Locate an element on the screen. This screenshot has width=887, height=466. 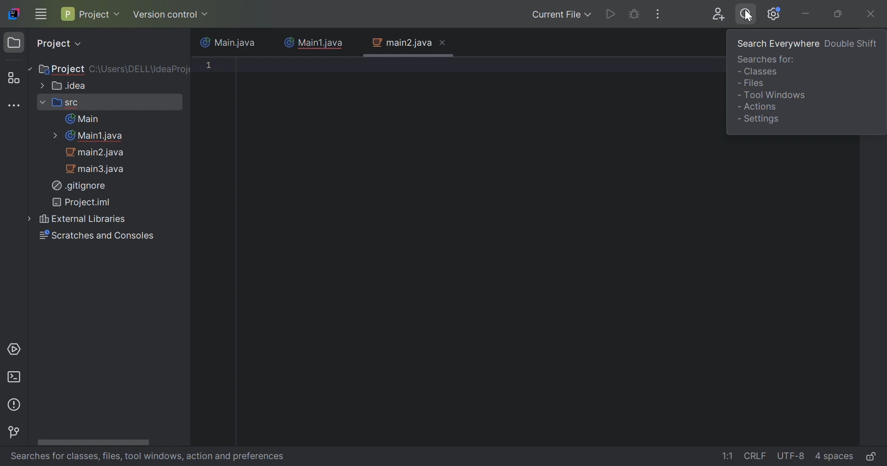
main3.java is located at coordinates (97, 168).